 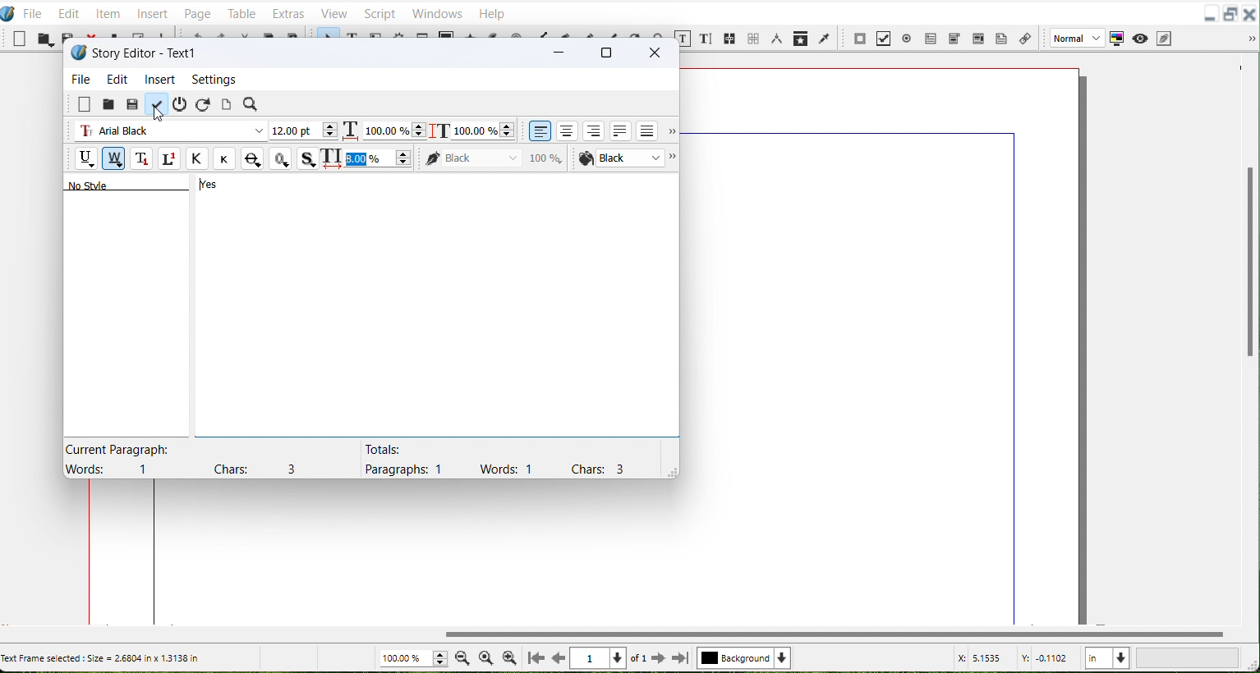 I want to click on Shadowed Text, so click(x=306, y=158).